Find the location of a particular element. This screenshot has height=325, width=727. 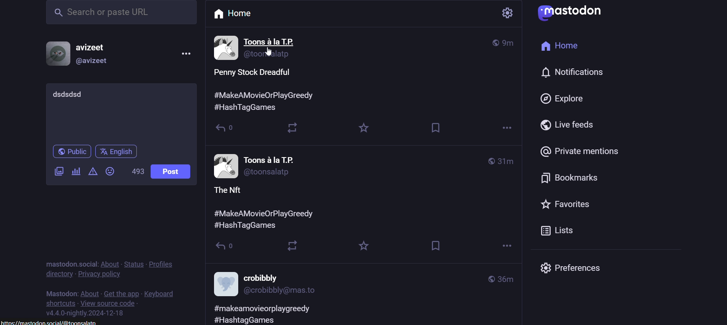

 is located at coordinates (281, 291).